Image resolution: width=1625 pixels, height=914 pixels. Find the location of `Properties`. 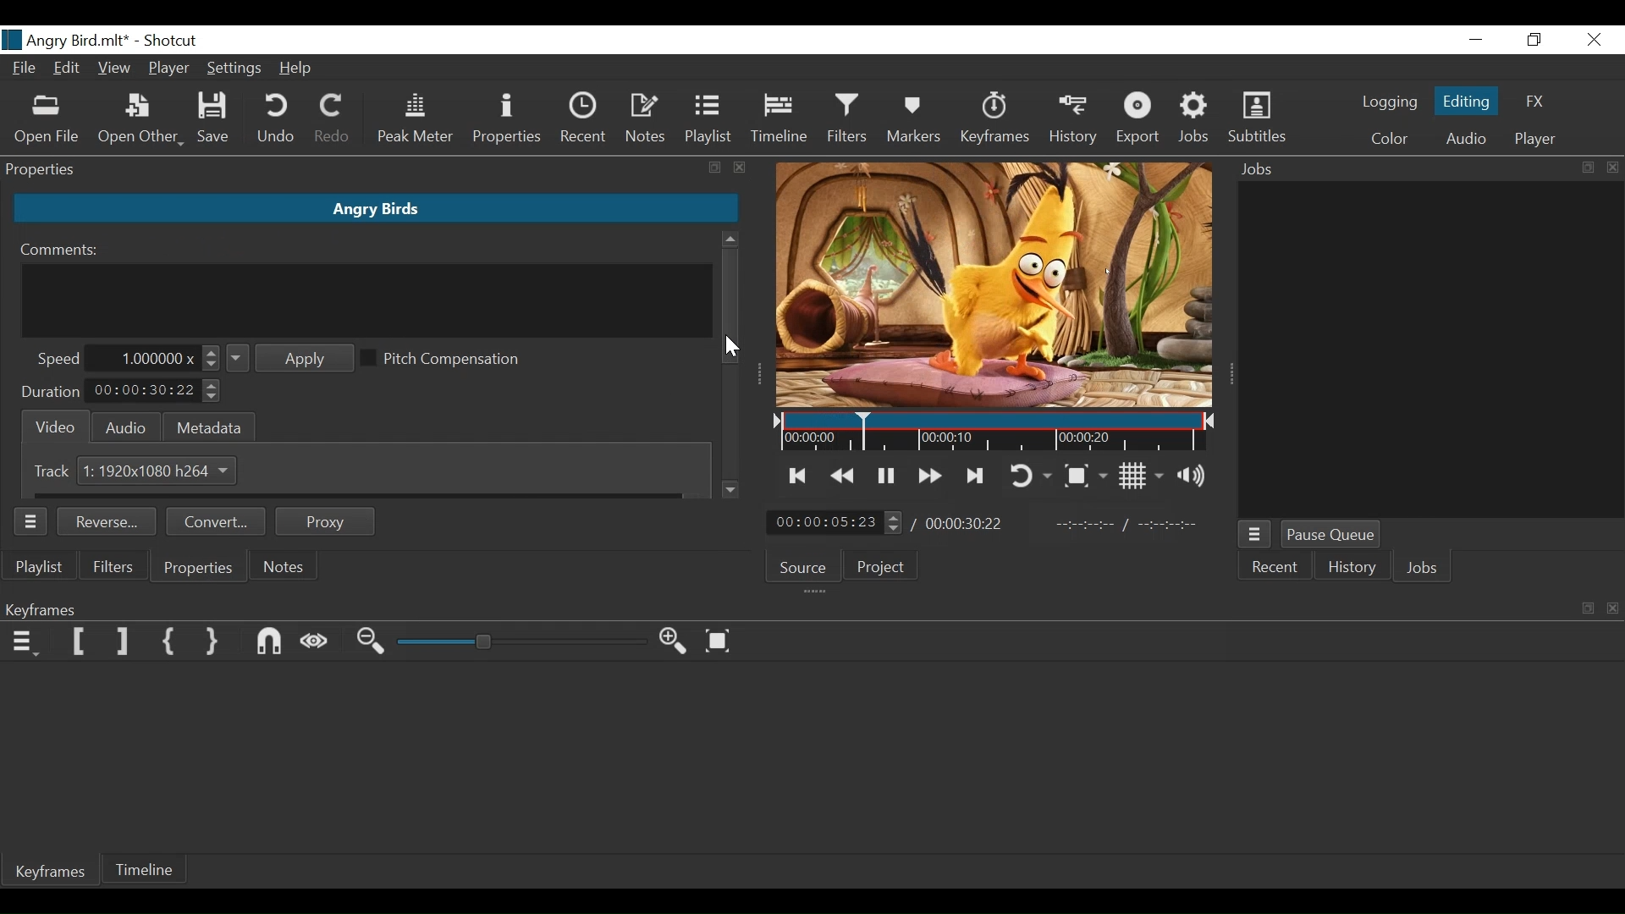

Properties is located at coordinates (200, 569).